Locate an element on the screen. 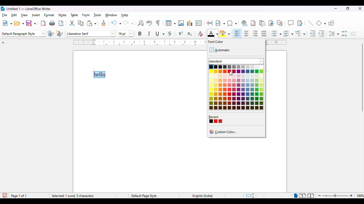 This screenshot has width=364, height=204. italic is located at coordinates (149, 33).